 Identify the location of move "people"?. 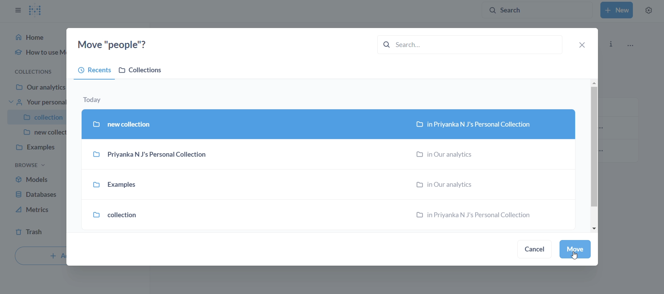
(113, 45).